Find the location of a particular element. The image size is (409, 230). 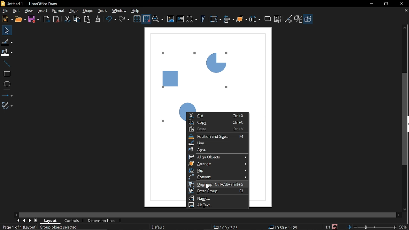

Paste is located at coordinates (88, 19).